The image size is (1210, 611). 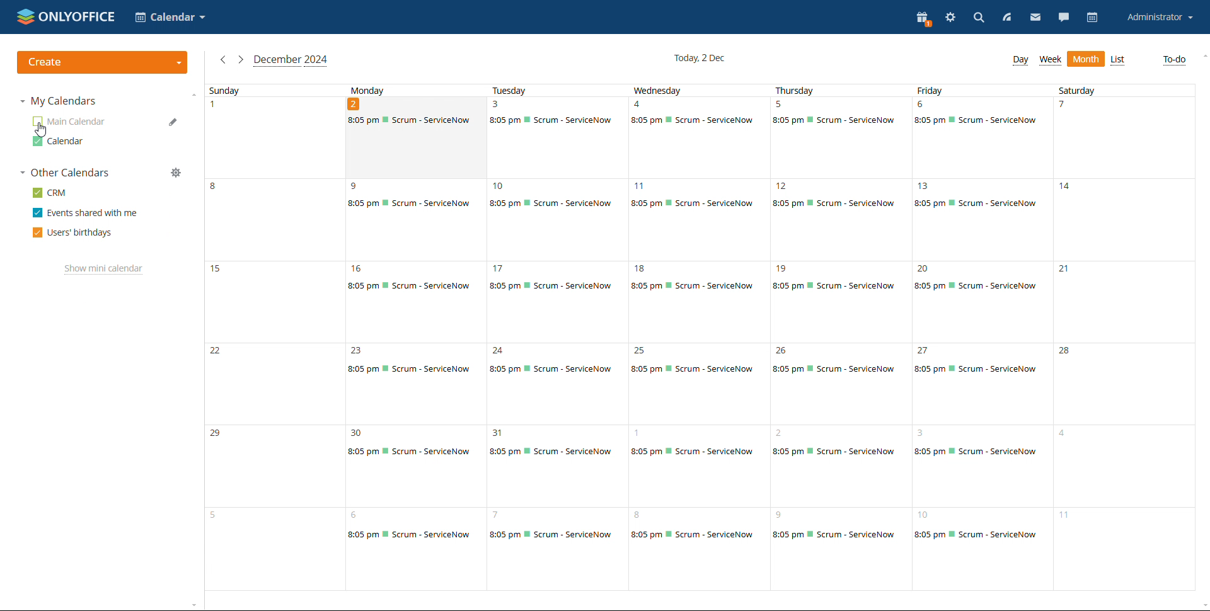 I want to click on present, so click(x=924, y=19).